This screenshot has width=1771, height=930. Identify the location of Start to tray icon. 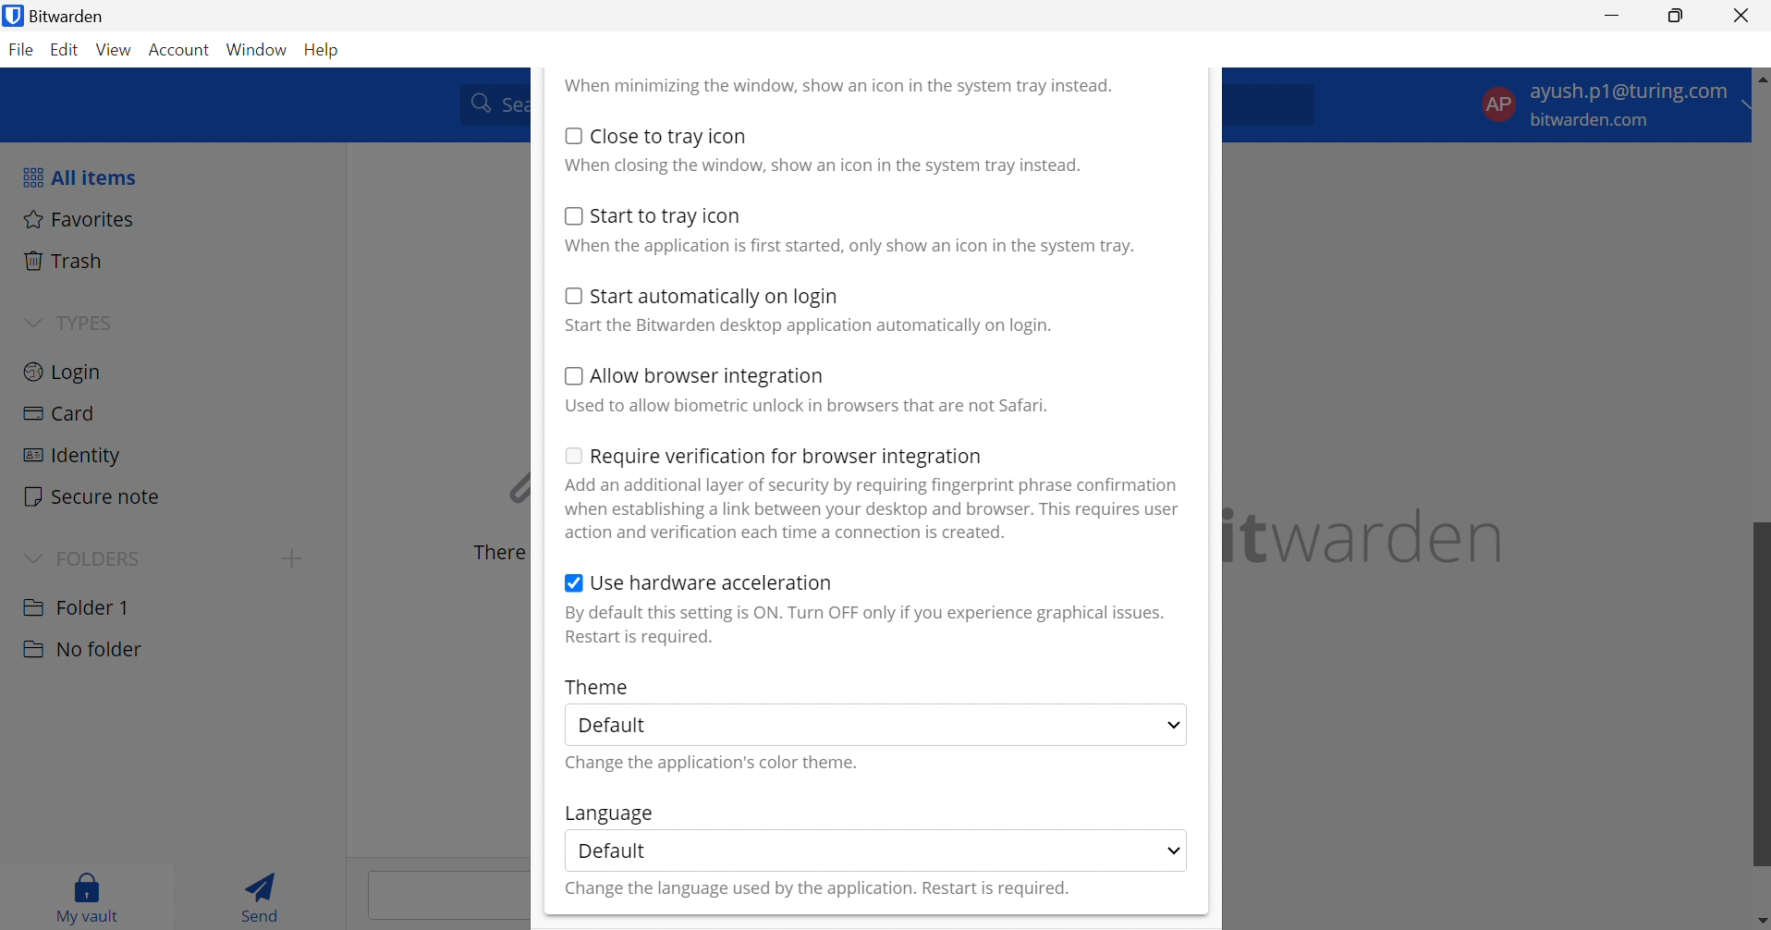
(668, 216).